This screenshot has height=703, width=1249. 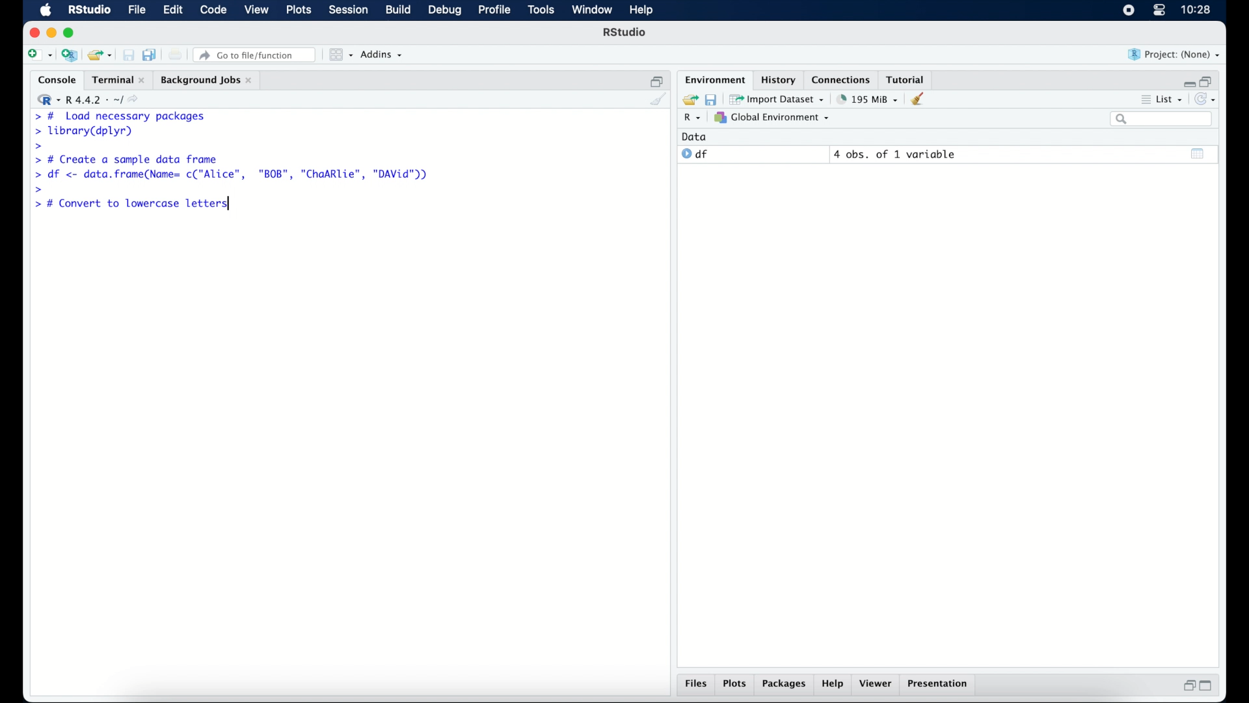 I want to click on view, so click(x=257, y=11).